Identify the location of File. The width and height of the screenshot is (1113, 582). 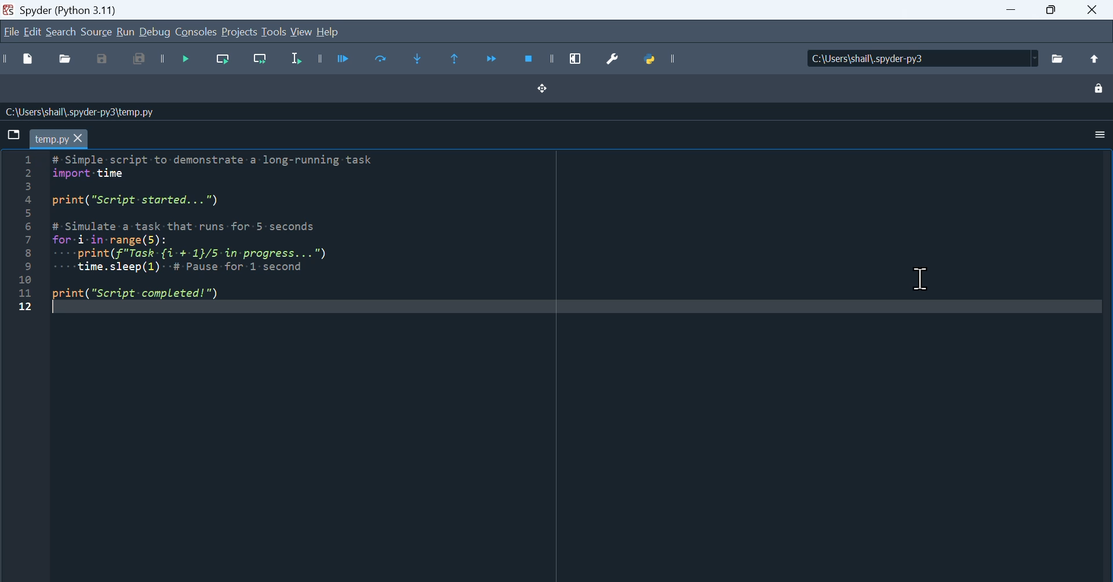
(11, 31).